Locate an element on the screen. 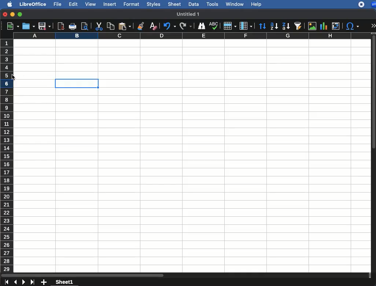 Image resolution: width=376 pixels, height=286 pixels. view is located at coordinates (90, 4).